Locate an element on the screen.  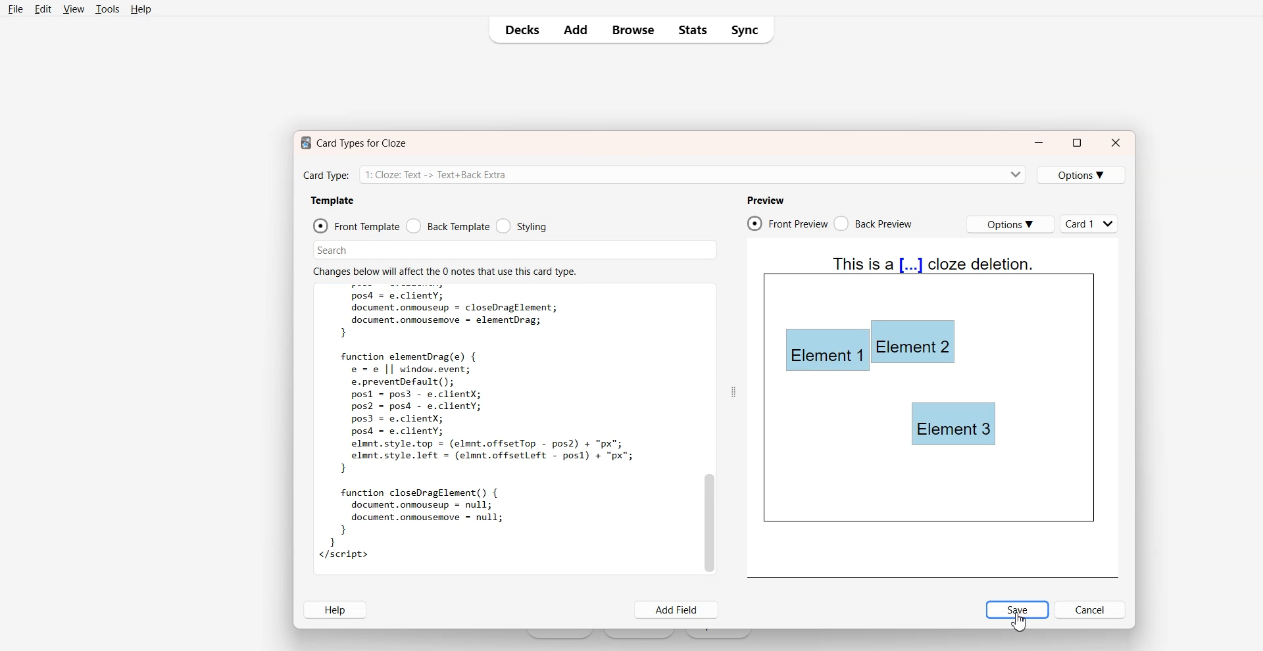
Sync is located at coordinates (747, 30).